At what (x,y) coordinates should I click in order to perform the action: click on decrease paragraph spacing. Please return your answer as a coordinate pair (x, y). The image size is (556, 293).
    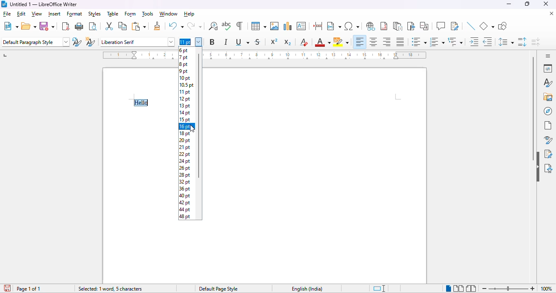
    Looking at the image, I should click on (536, 42).